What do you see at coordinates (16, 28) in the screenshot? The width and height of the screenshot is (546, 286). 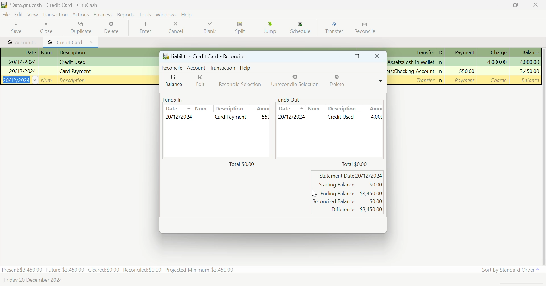 I see `Save` at bounding box center [16, 28].